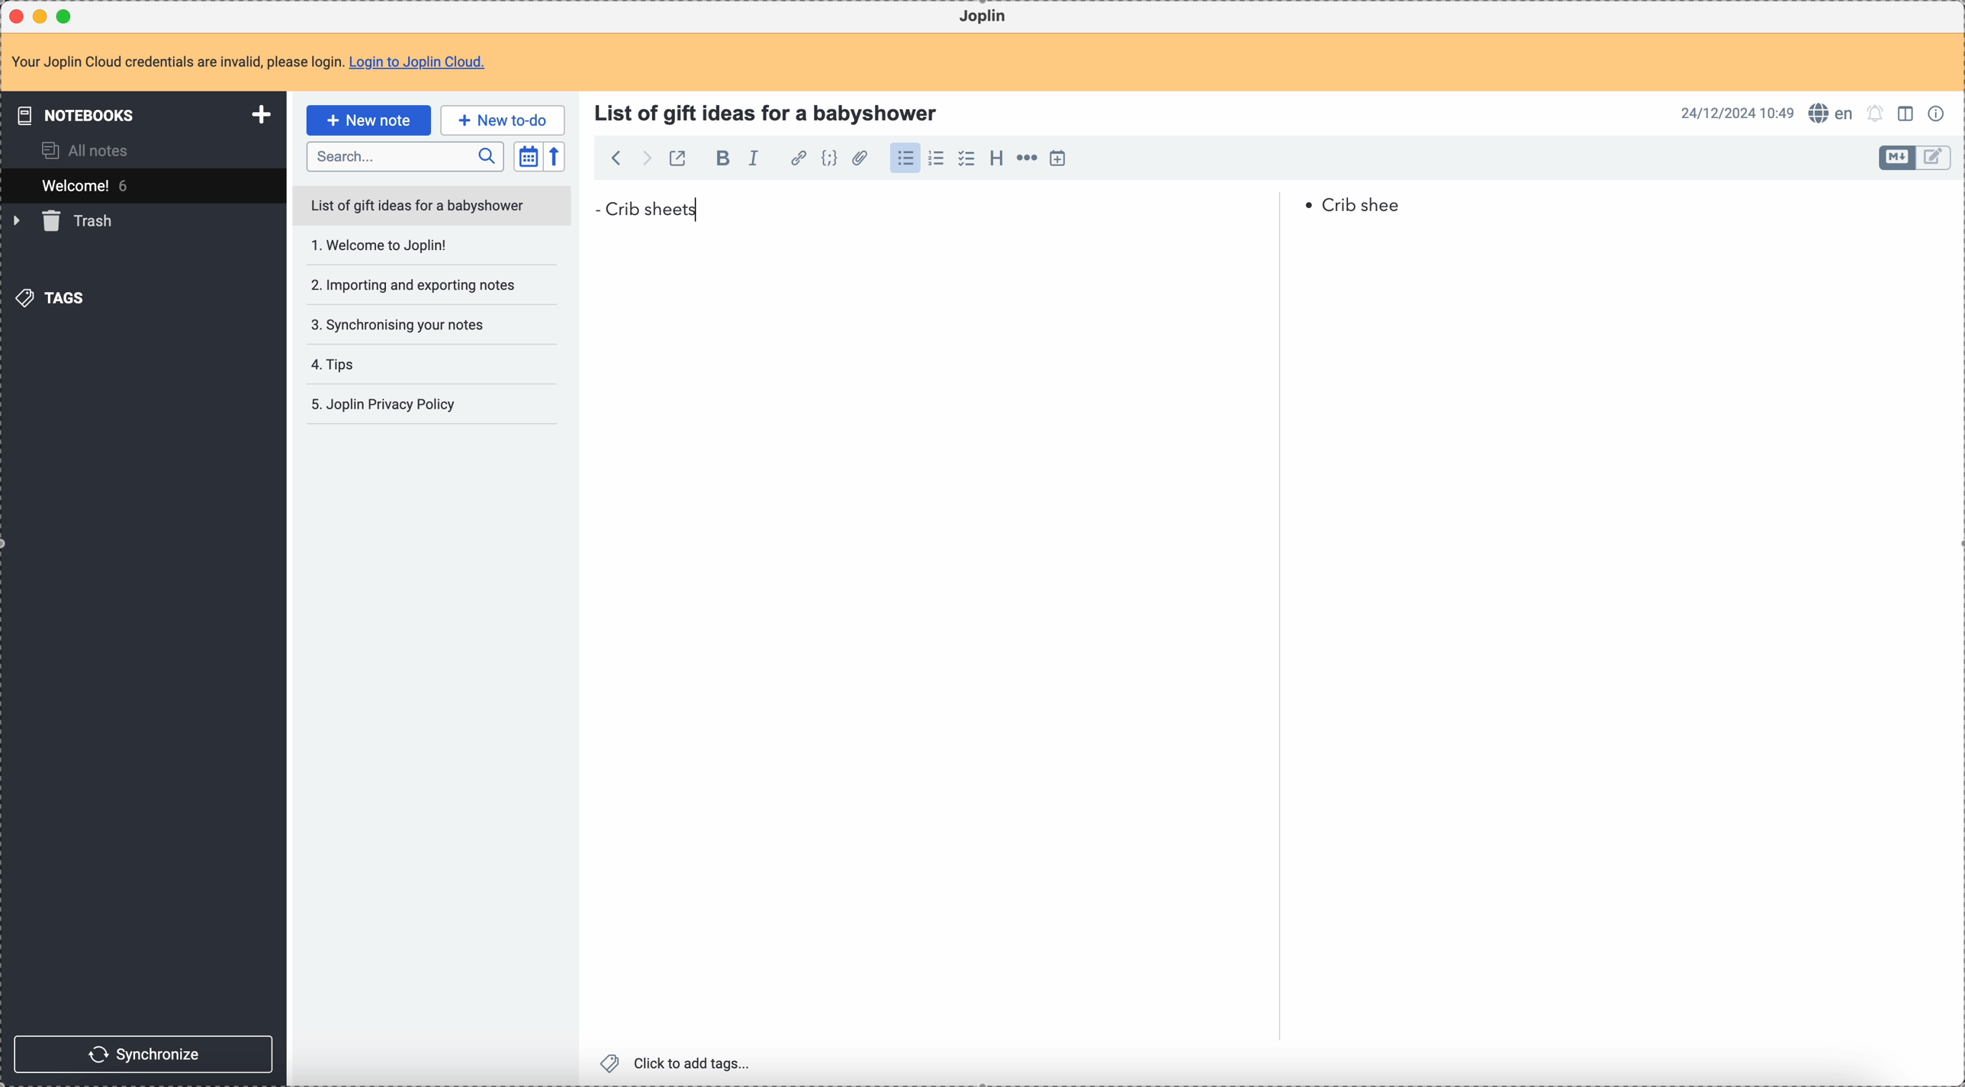  What do you see at coordinates (618, 158) in the screenshot?
I see `back` at bounding box center [618, 158].